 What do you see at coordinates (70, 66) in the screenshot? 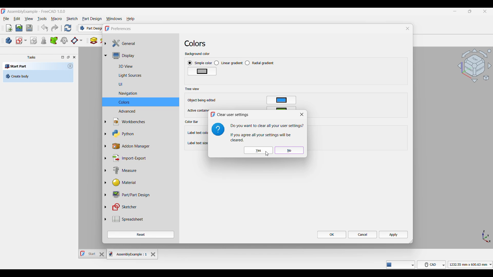
I see `Collapse` at bounding box center [70, 66].